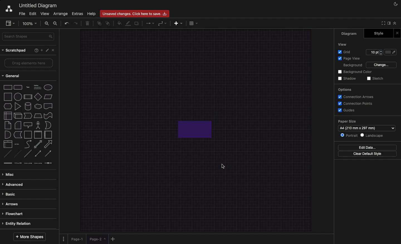  What do you see at coordinates (345, 52) in the screenshot?
I see `Grid` at bounding box center [345, 52].